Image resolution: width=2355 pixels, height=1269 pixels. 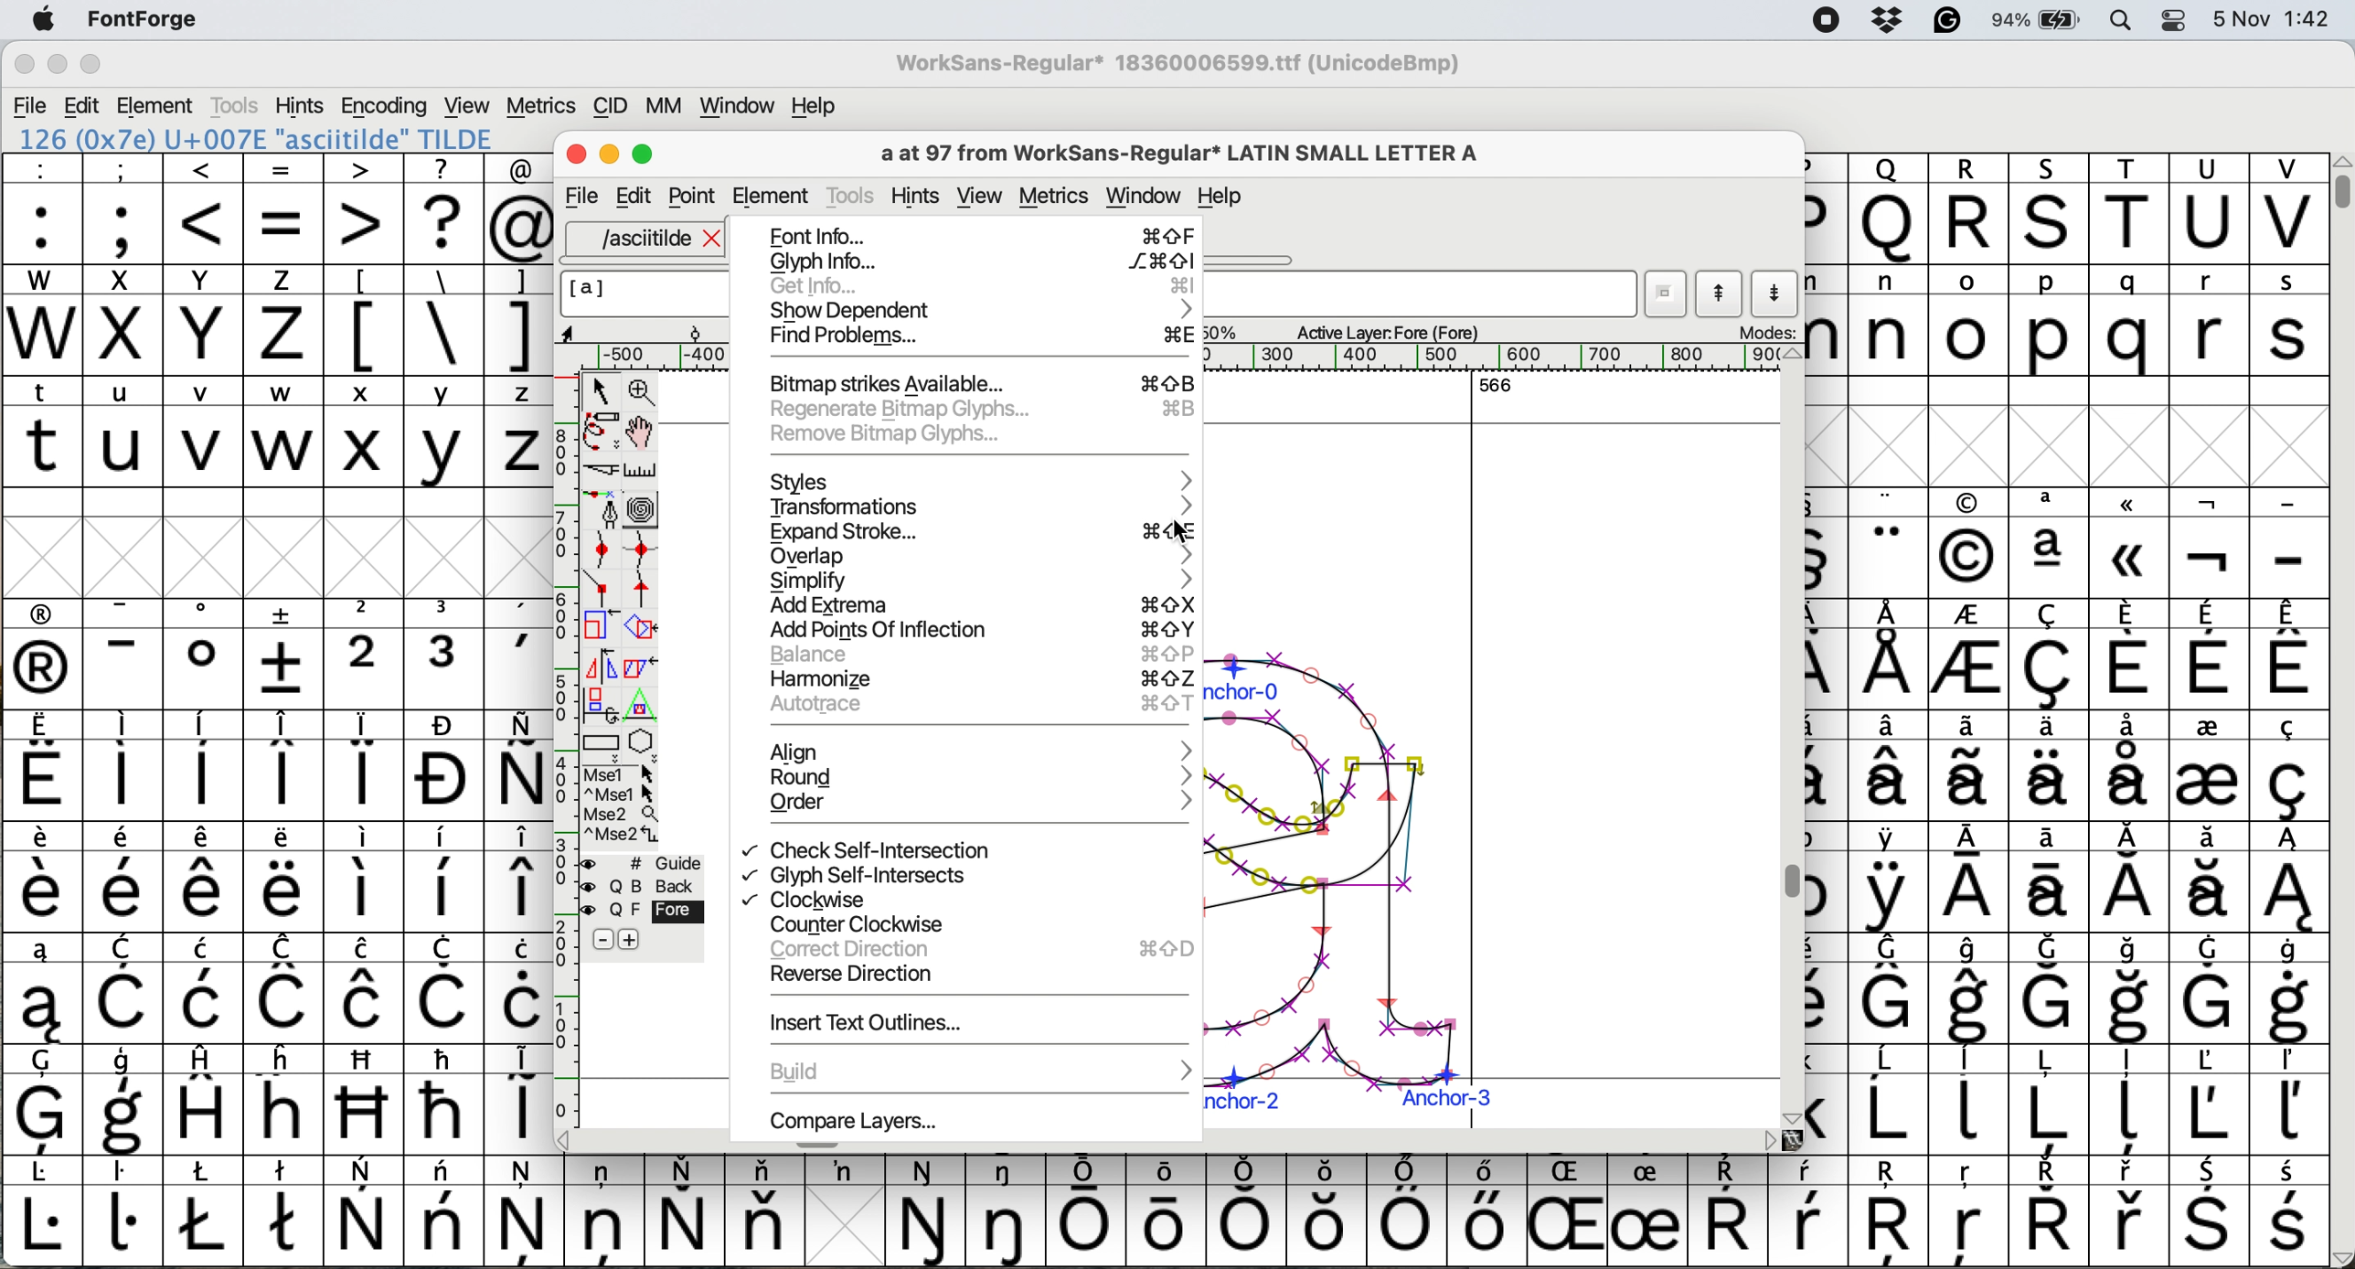 What do you see at coordinates (44, 655) in the screenshot?
I see `symbol` at bounding box center [44, 655].